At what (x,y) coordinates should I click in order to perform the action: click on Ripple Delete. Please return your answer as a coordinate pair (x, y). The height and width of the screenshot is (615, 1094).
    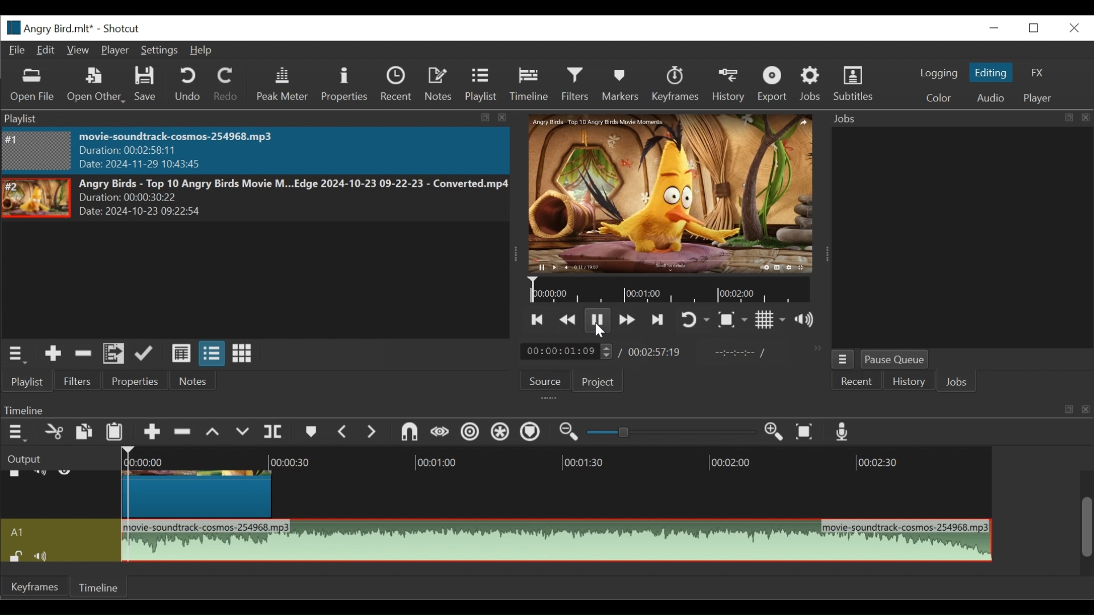
    Looking at the image, I should click on (183, 433).